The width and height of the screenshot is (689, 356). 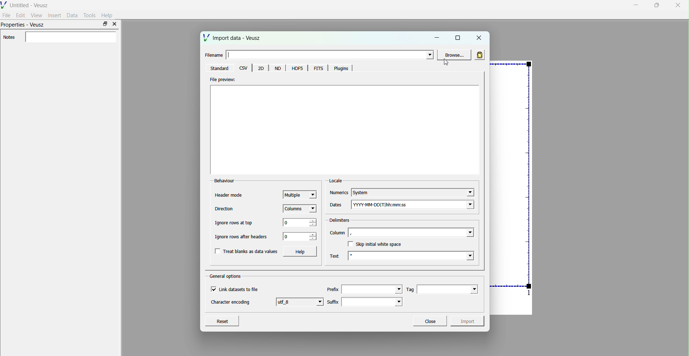 What do you see at coordinates (337, 206) in the screenshot?
I see `Dates` at bounding box center [337, 206].